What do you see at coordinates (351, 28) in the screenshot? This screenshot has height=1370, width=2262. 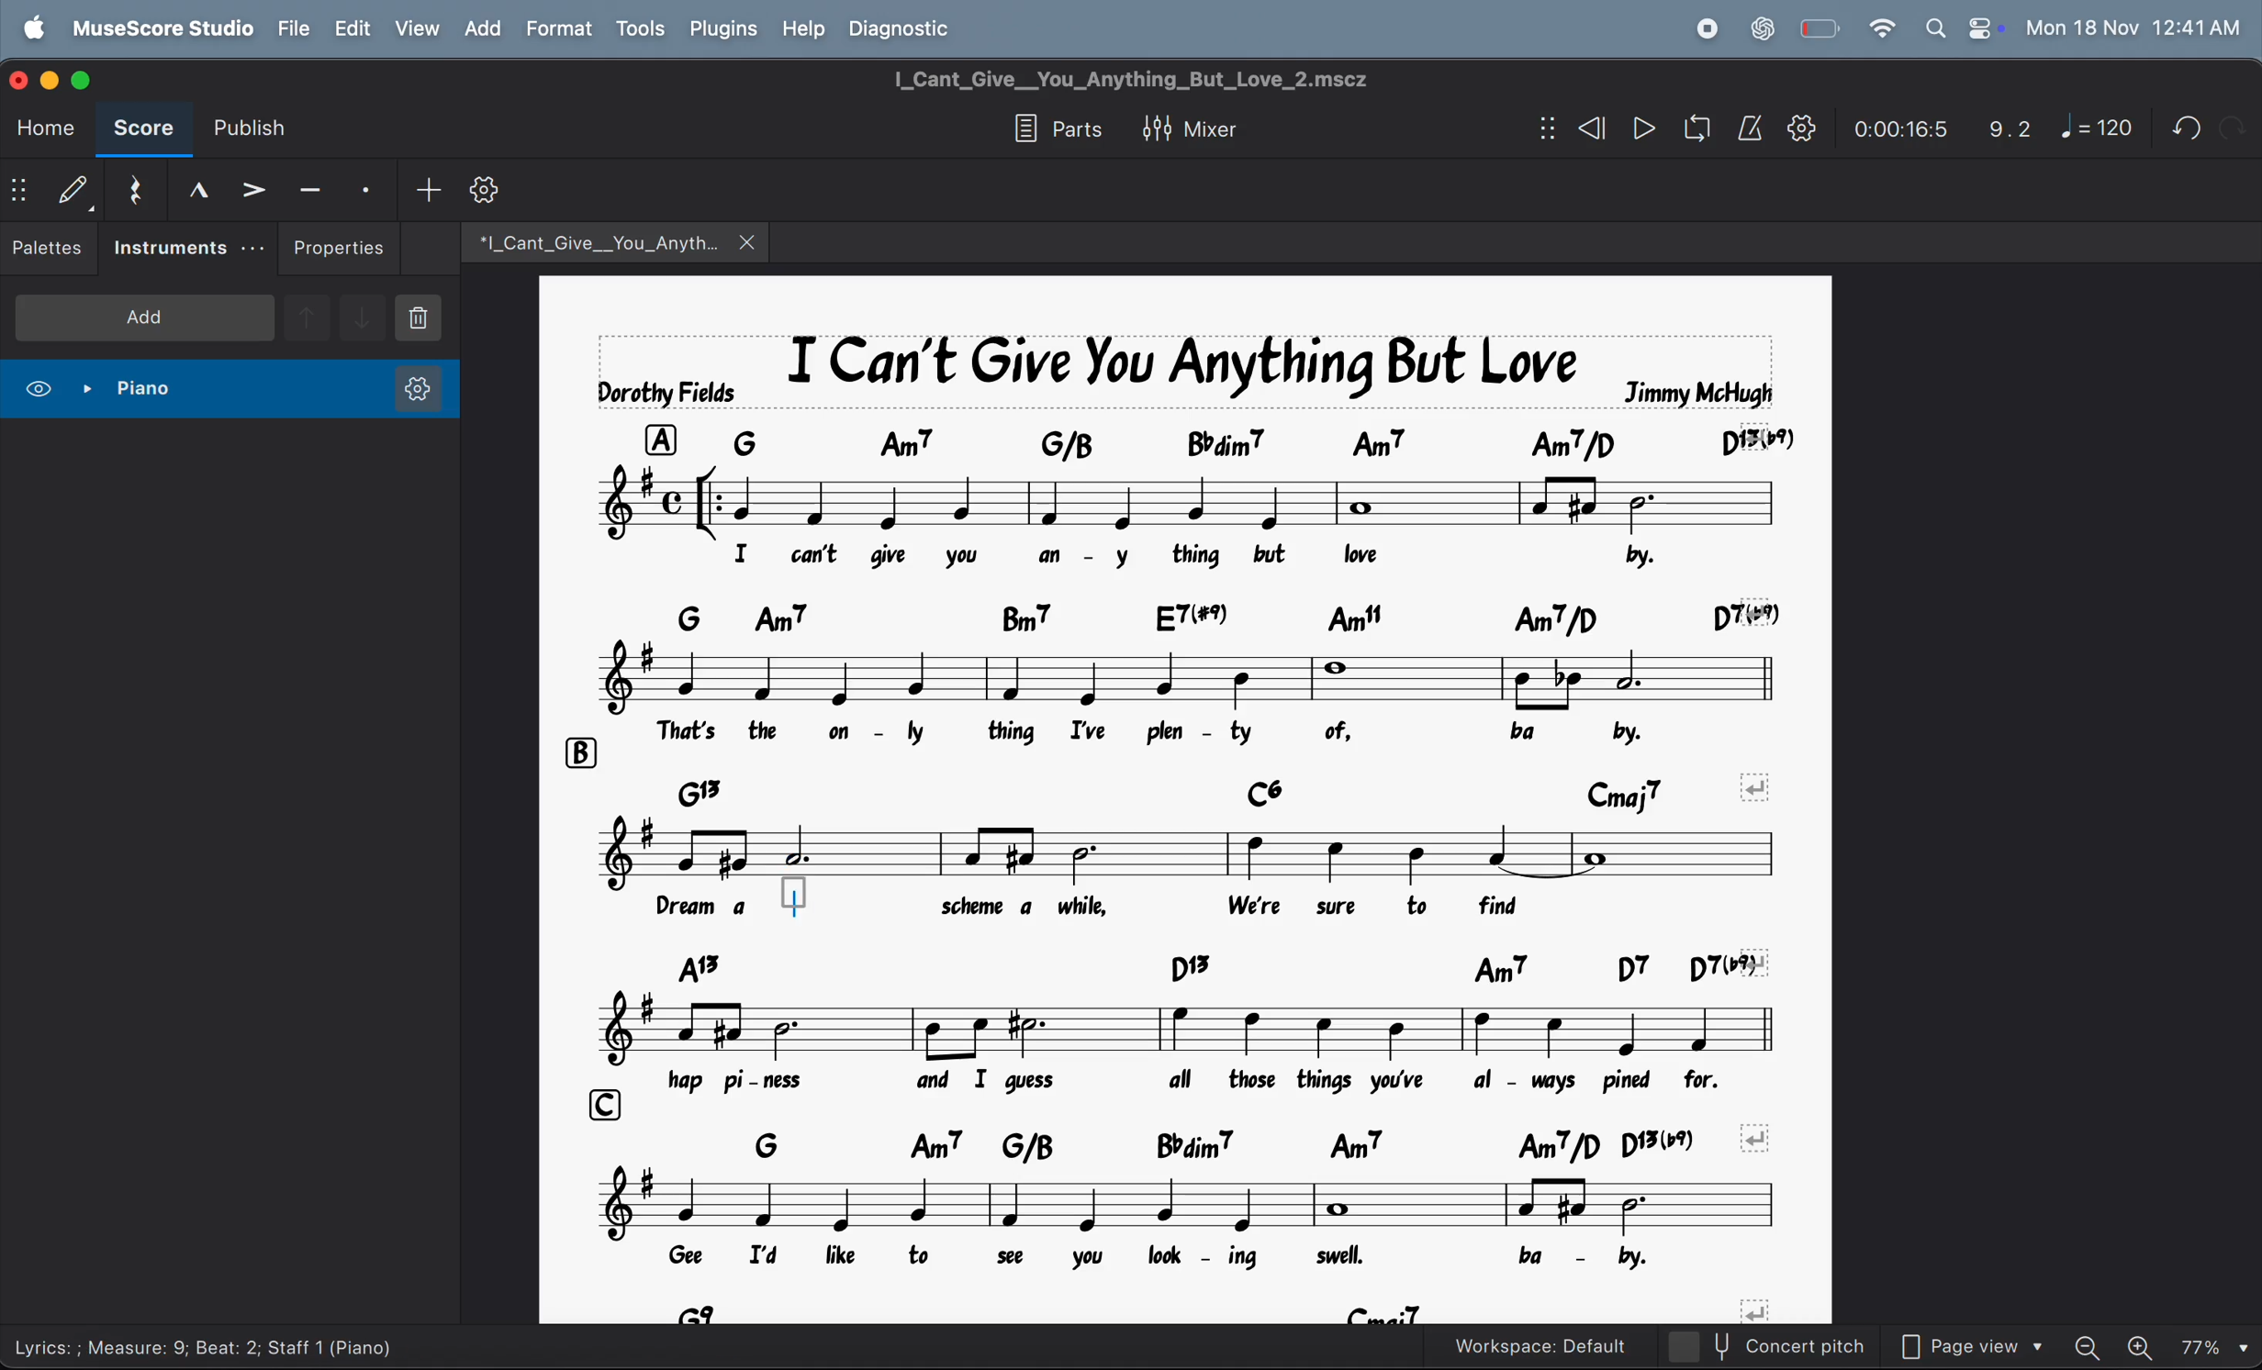 I see `edit` at bounding box center [351, 28].